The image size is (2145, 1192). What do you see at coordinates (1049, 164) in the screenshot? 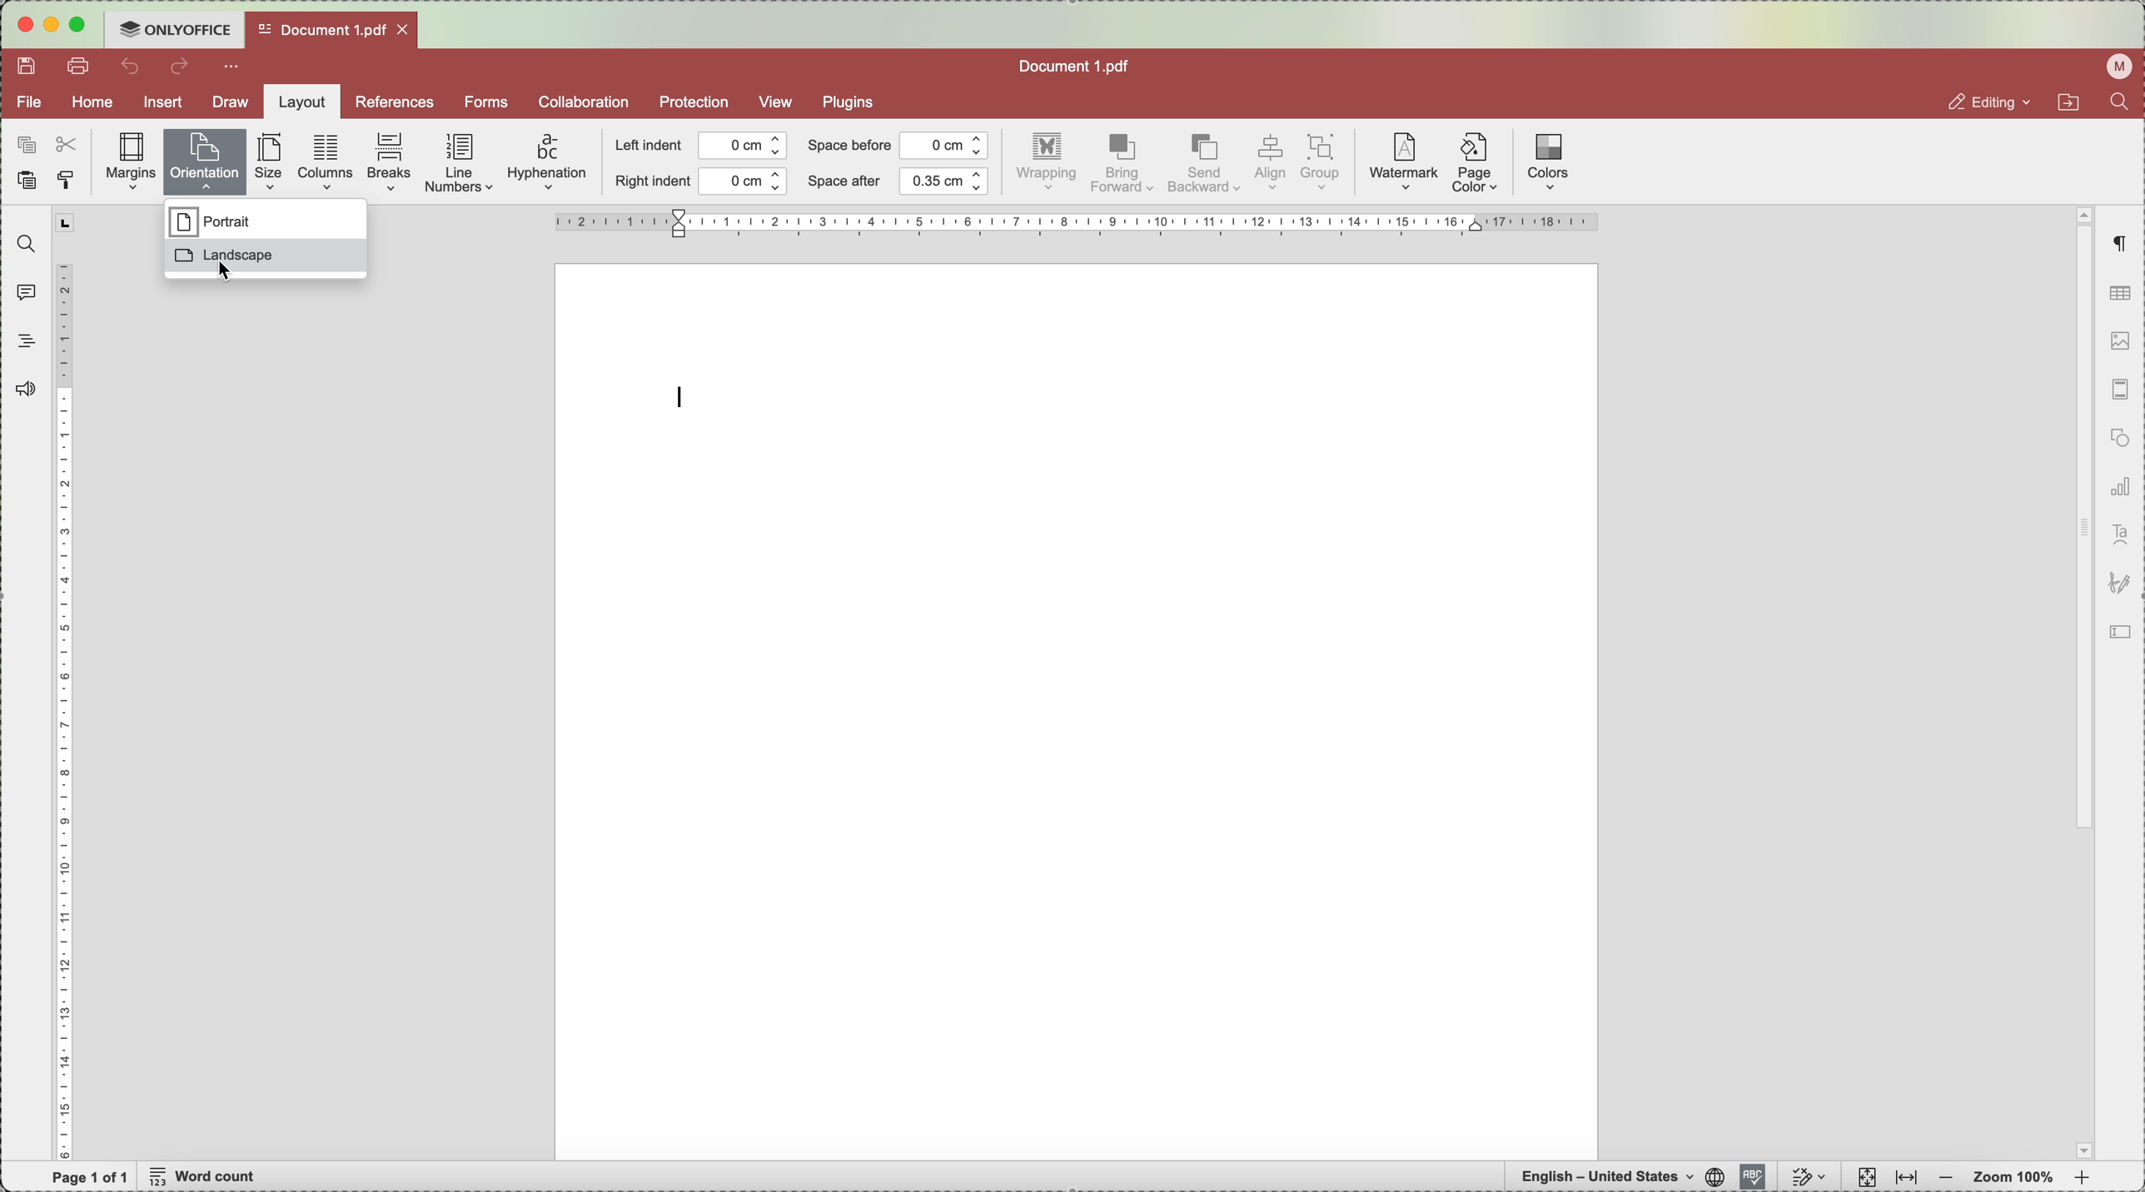
I see `wrapping` at bounding box center [1049, 164].